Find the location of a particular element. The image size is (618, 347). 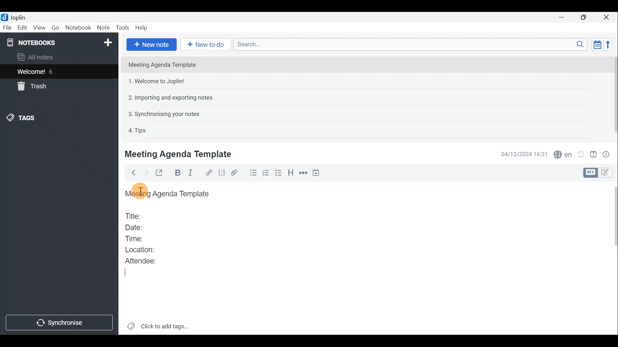

Meeting Agenda Template is located at coordinates (163, 65).